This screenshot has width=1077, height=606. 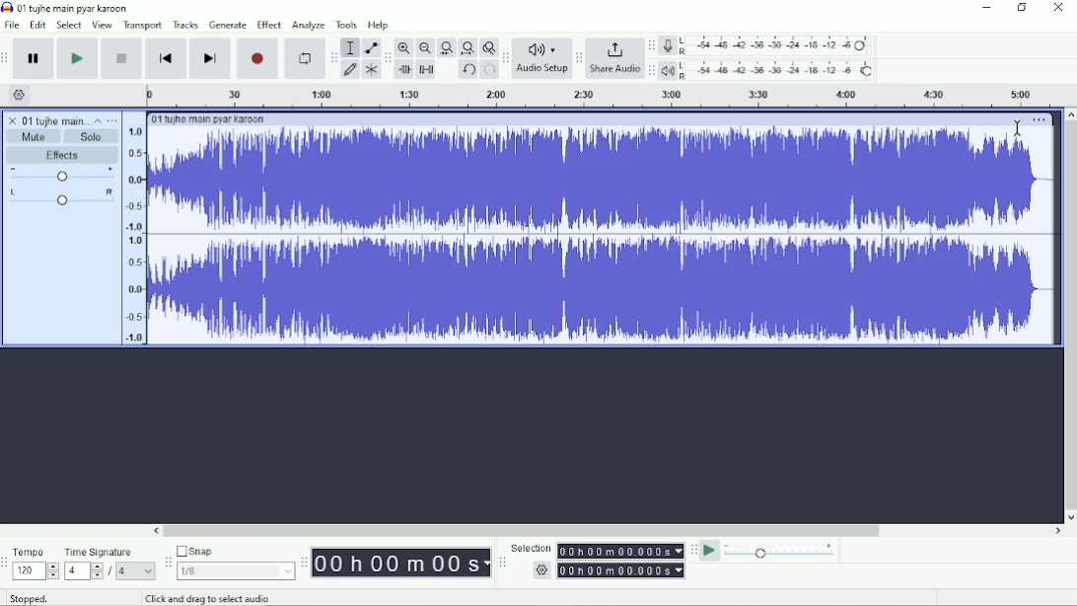 What do you see at coordinates (238, 570) in the screenshot?
I see `1/8` at bounding box center [238, 570].